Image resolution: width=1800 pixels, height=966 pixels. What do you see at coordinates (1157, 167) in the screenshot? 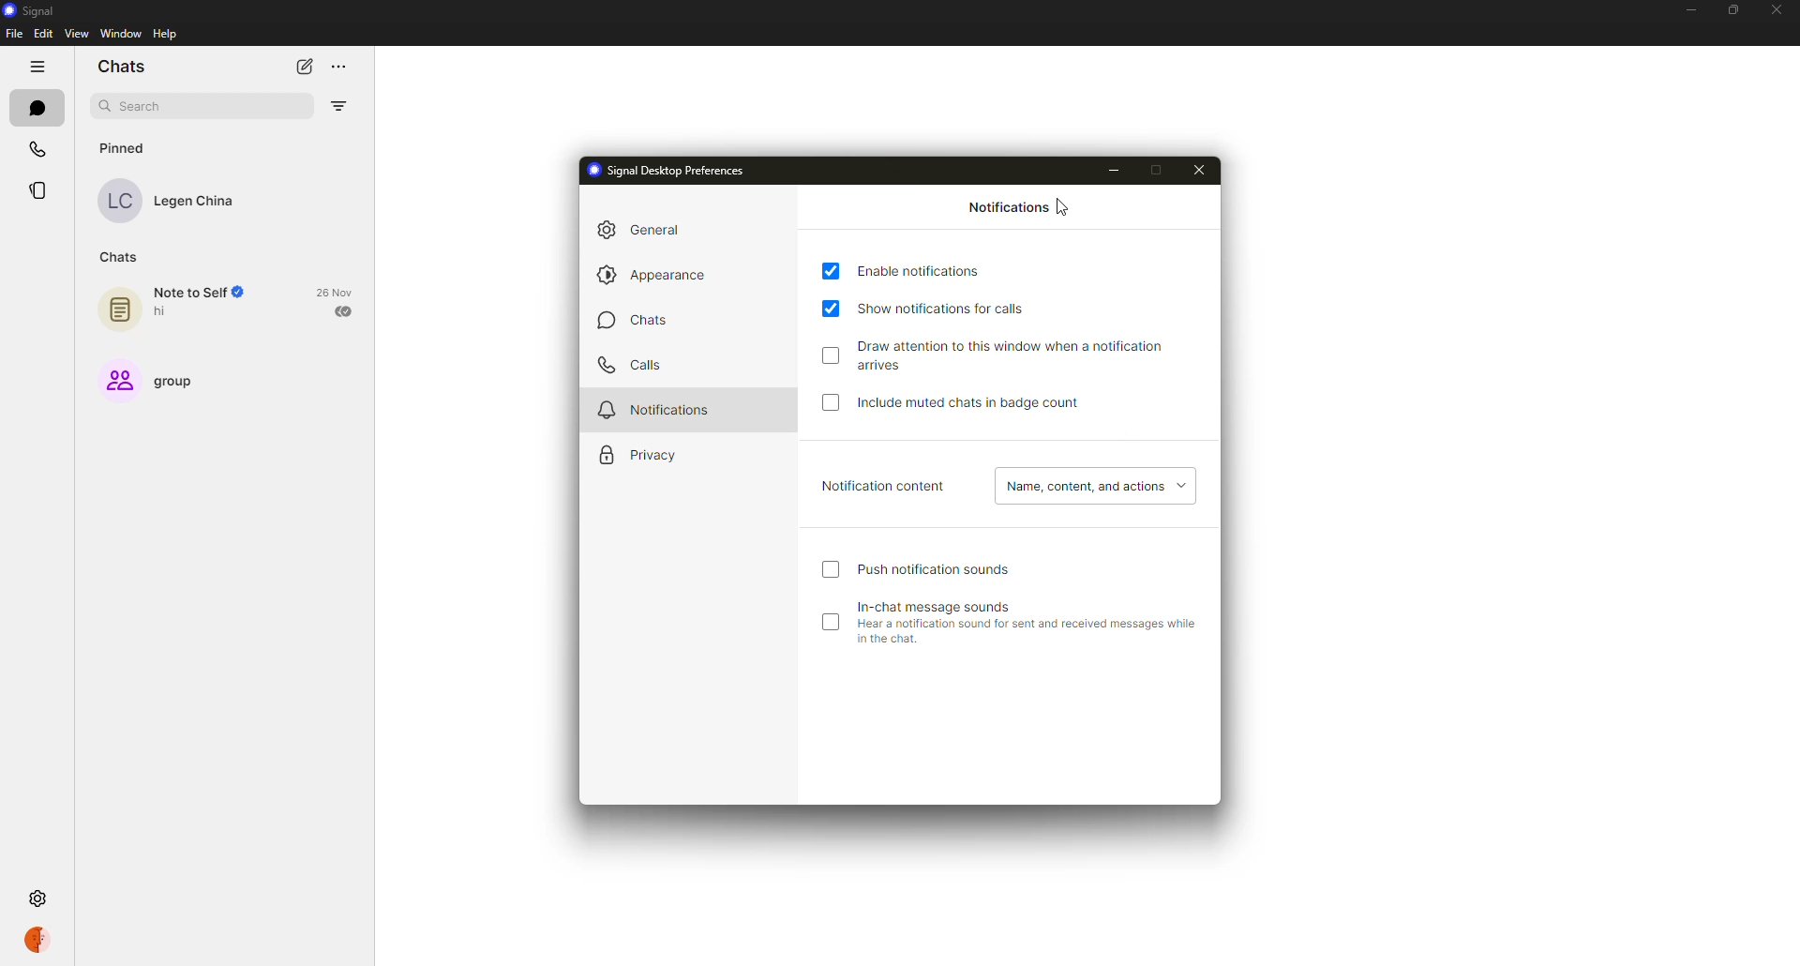
I see `maximize` at bounding box center [1157, 167].